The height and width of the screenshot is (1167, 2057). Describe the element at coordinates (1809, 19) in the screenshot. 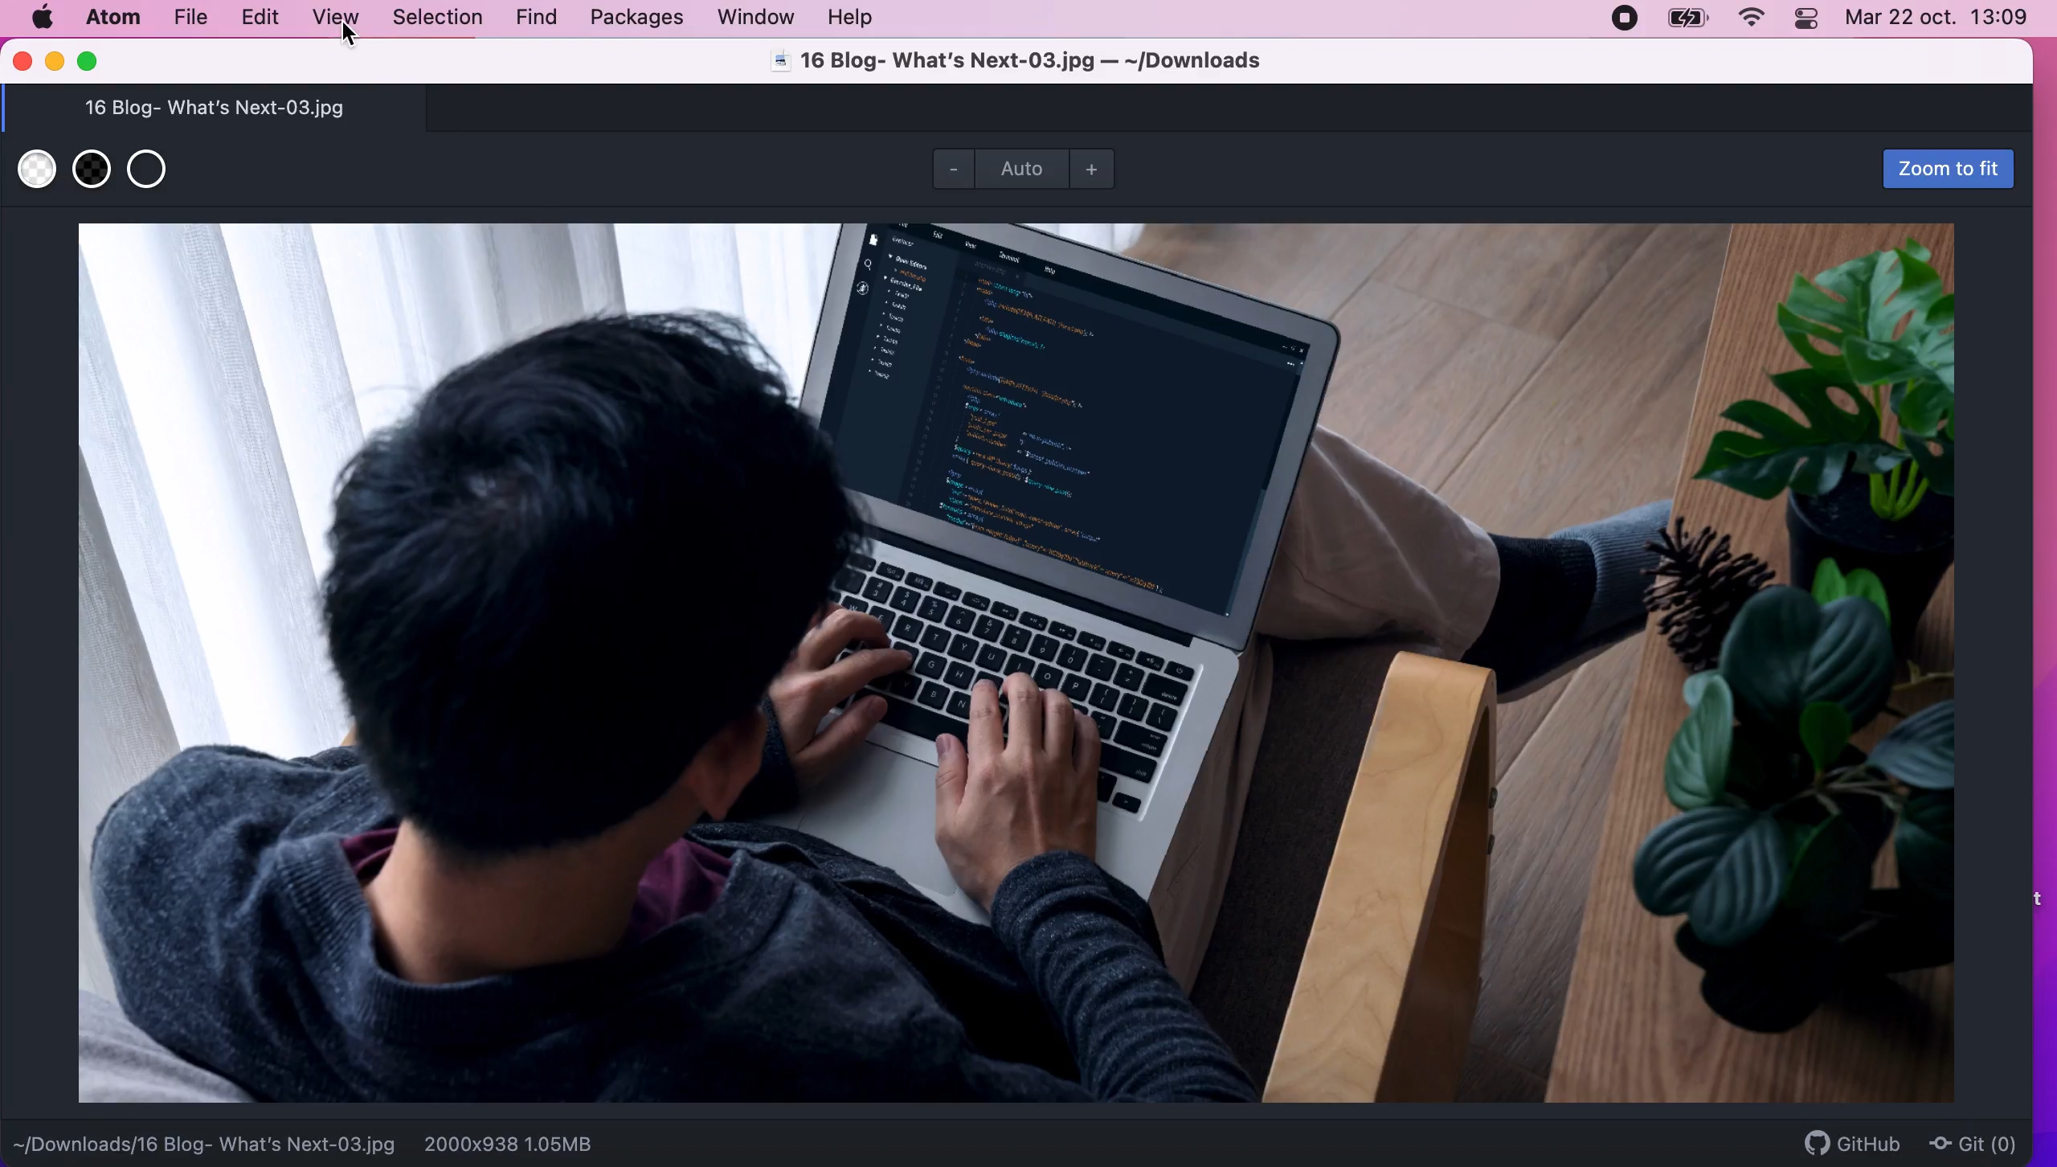

I see `panel control` at that location.